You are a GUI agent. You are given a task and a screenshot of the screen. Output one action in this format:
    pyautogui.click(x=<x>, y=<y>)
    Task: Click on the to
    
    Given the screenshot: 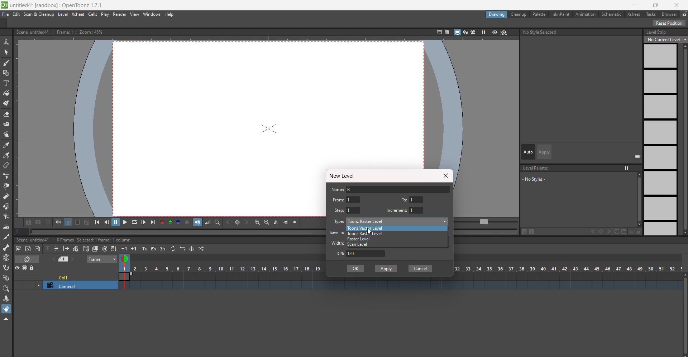 What is the action you would take?
    pyautogui.click(x=405, y=199)
    